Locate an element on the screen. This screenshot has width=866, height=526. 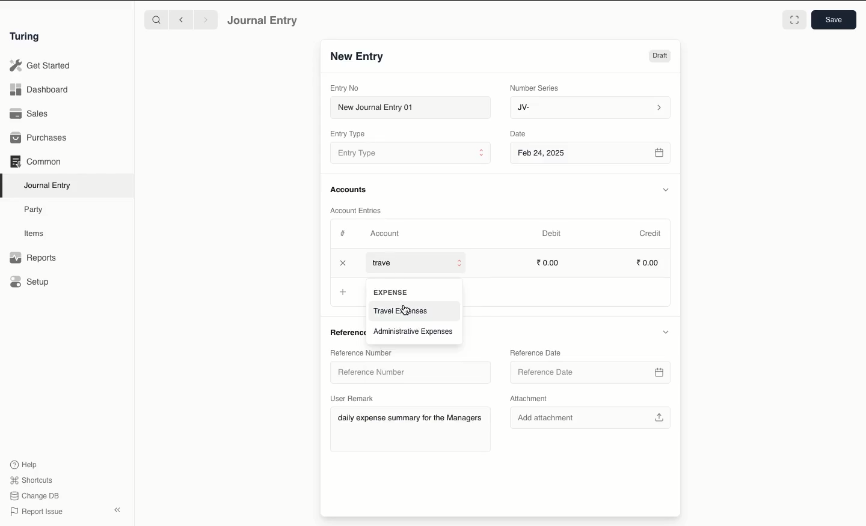
Expense is located at coordinates (390, 292).